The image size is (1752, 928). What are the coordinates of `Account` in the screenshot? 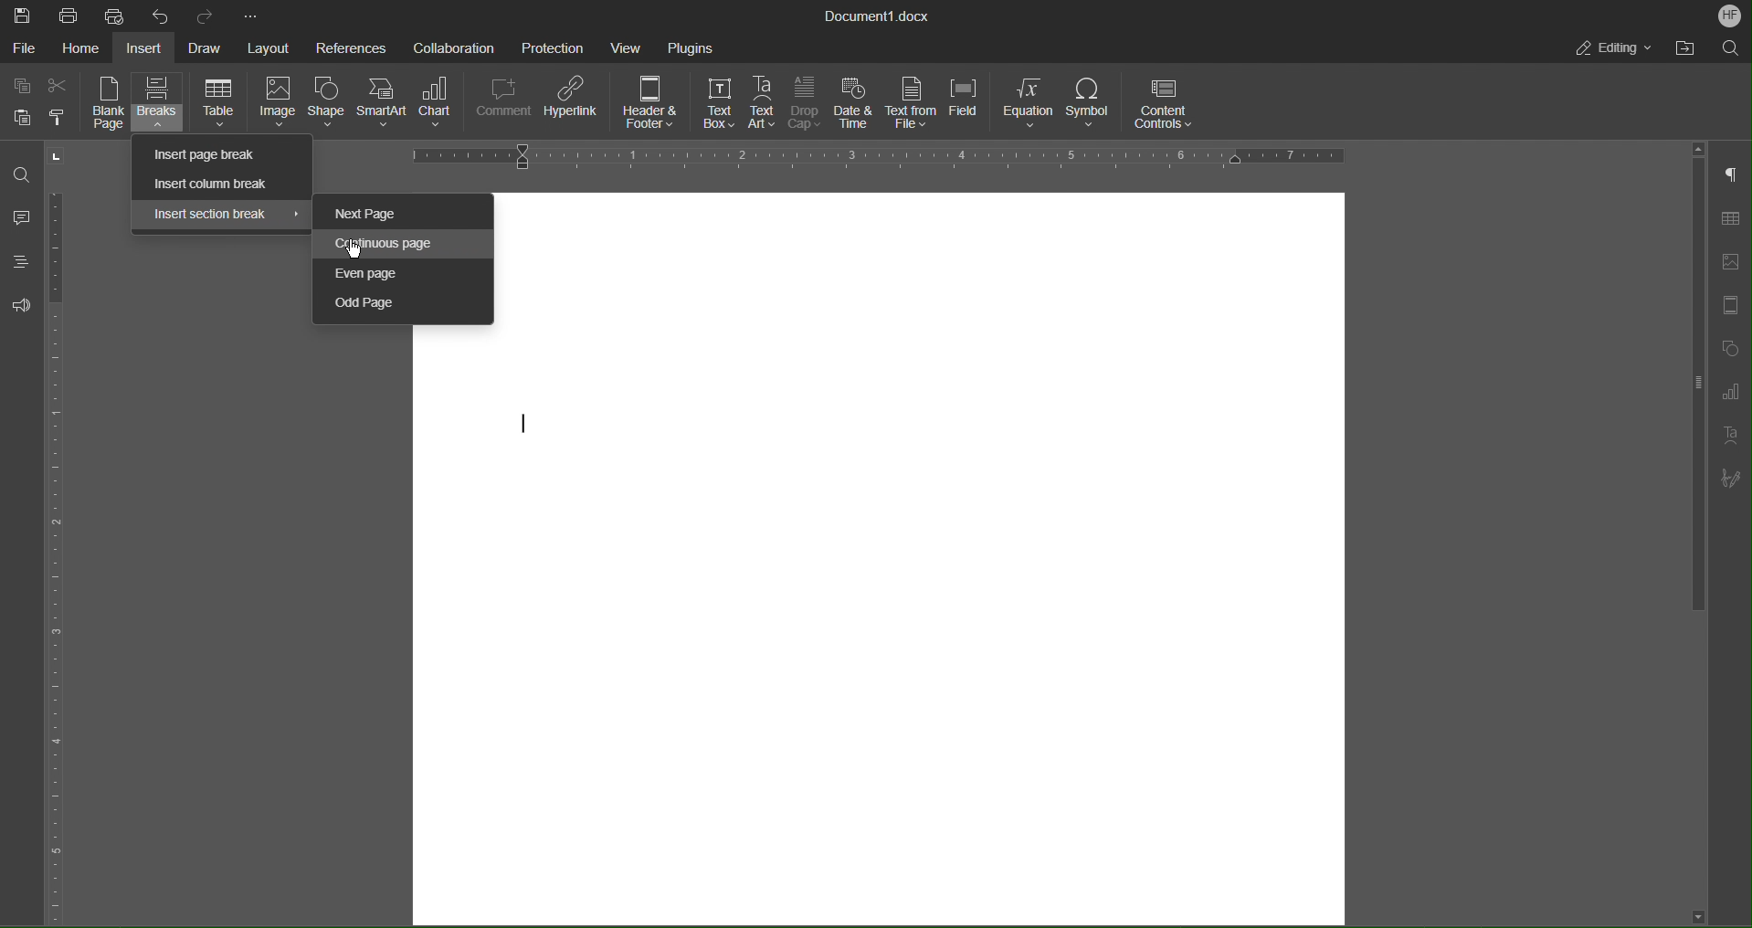 It's located at (1729, 16).